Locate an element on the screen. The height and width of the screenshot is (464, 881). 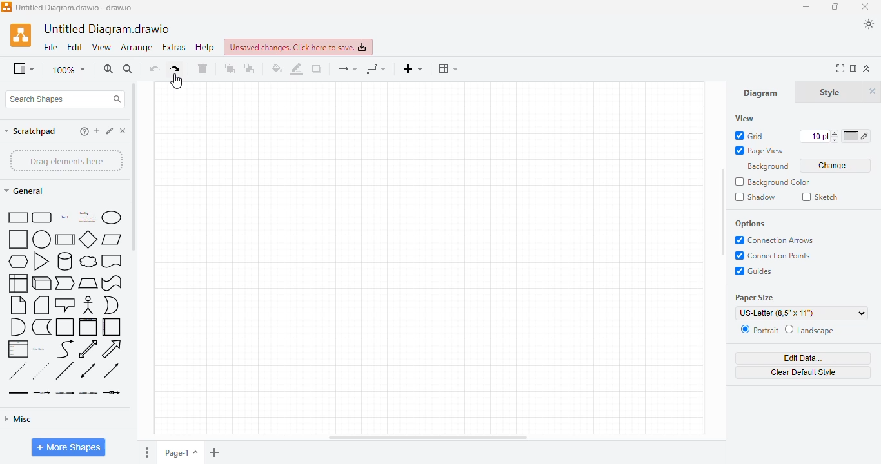
internal storage is located at coordinates (17, 284).